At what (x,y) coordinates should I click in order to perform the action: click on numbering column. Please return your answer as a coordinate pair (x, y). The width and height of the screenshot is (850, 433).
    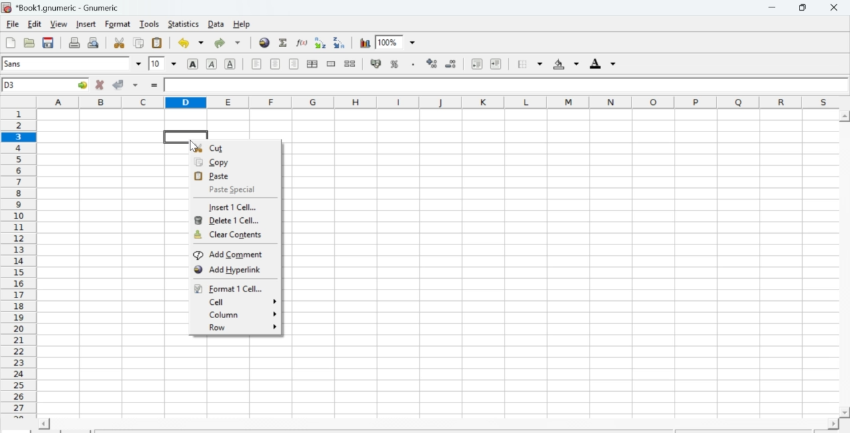
    Looking at the image, I should click on (20, 263).